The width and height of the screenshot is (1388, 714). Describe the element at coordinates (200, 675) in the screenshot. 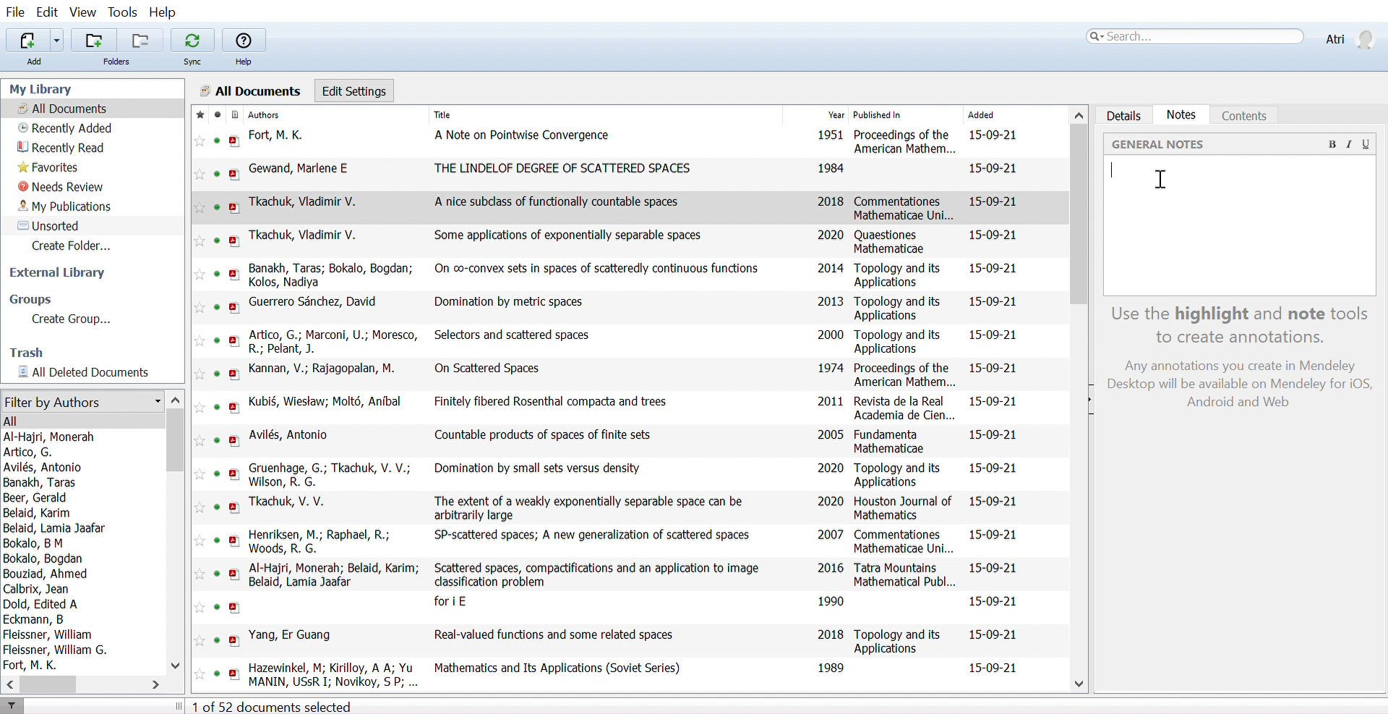

I see `Add this reference to favorites` at that location.